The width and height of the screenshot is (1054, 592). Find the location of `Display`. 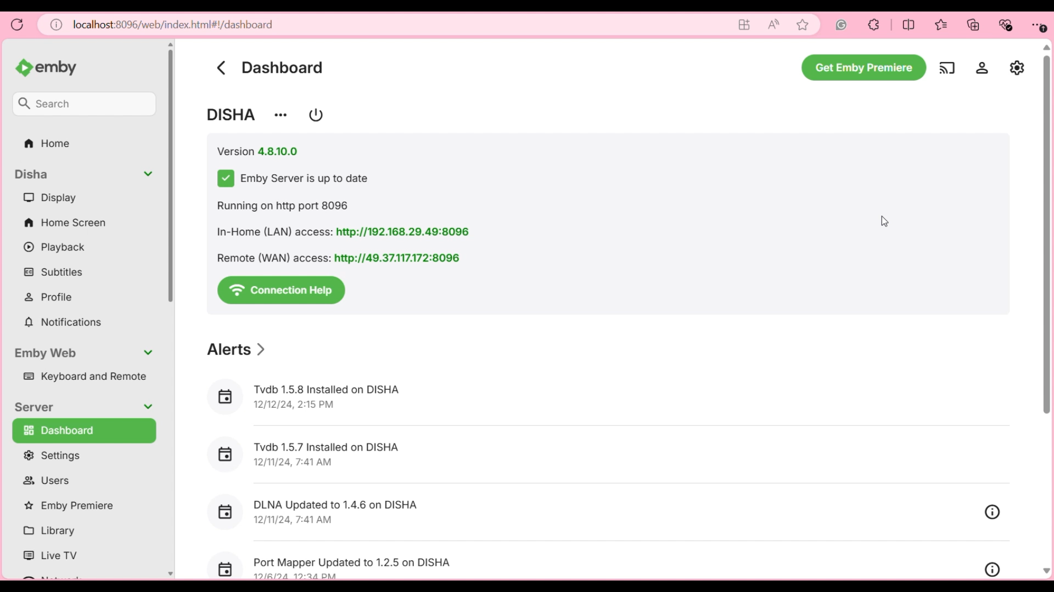

Display is located at coordinates (80, 198).